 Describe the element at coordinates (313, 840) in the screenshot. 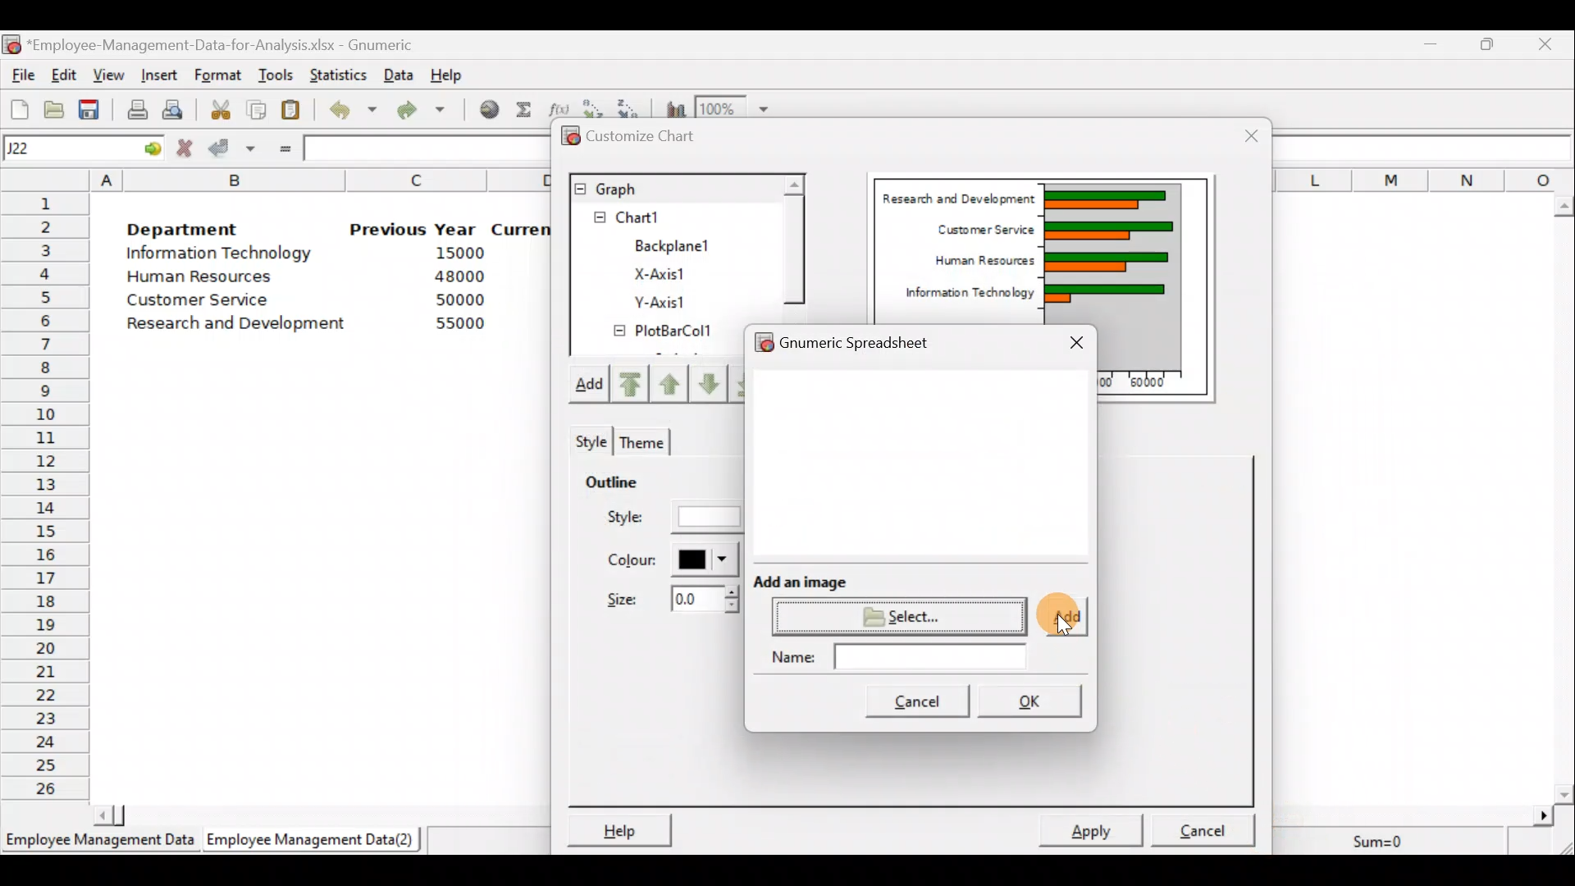

I see `Employee Management Data (2)` at that location.